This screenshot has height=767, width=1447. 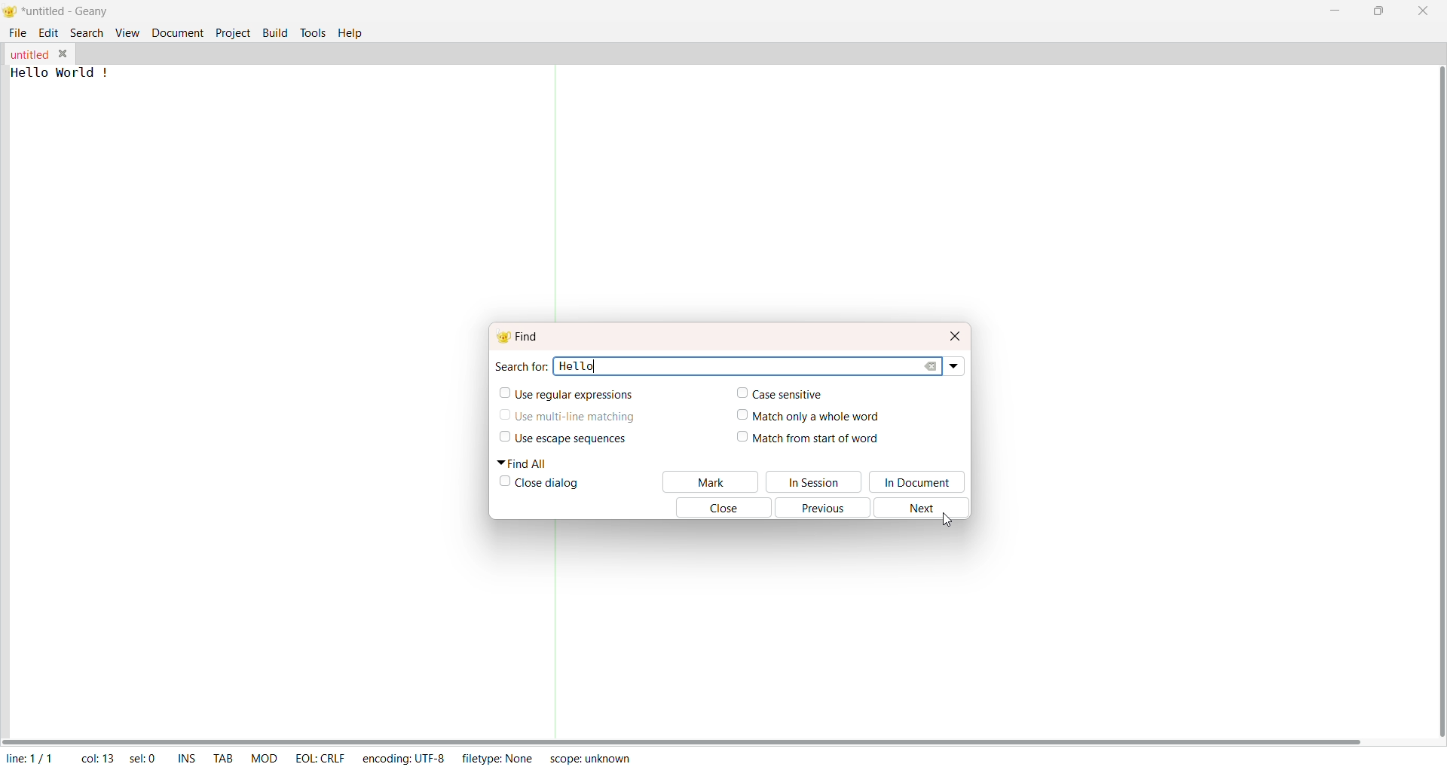 I want to click on Use Scape Sequences, so click(x=583, y=440).